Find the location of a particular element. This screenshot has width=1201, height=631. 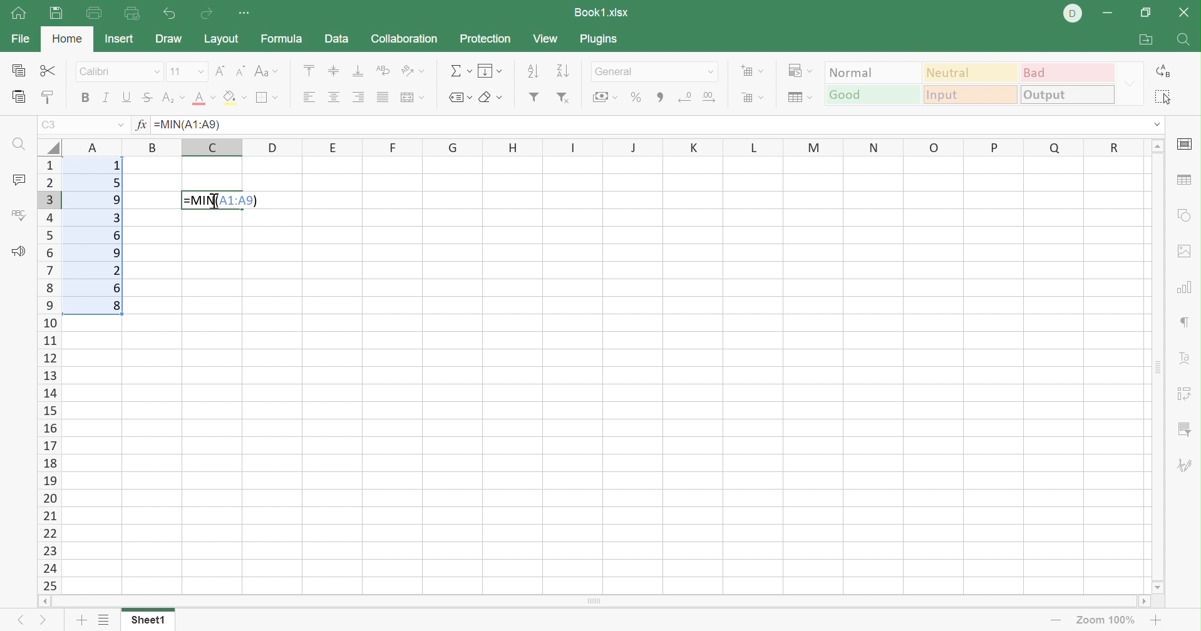

Formula is located at coordinates (288, 38).